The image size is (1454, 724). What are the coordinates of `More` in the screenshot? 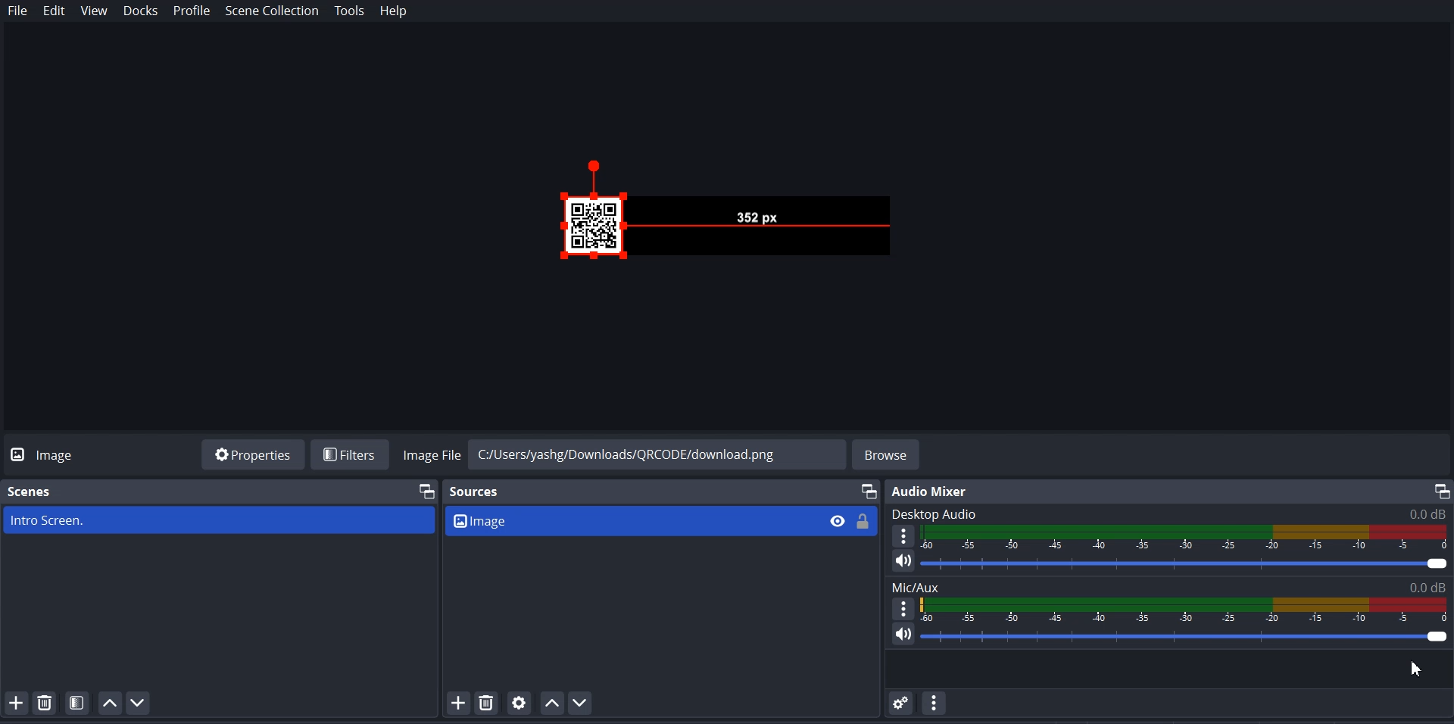 It's located at (903, 608).